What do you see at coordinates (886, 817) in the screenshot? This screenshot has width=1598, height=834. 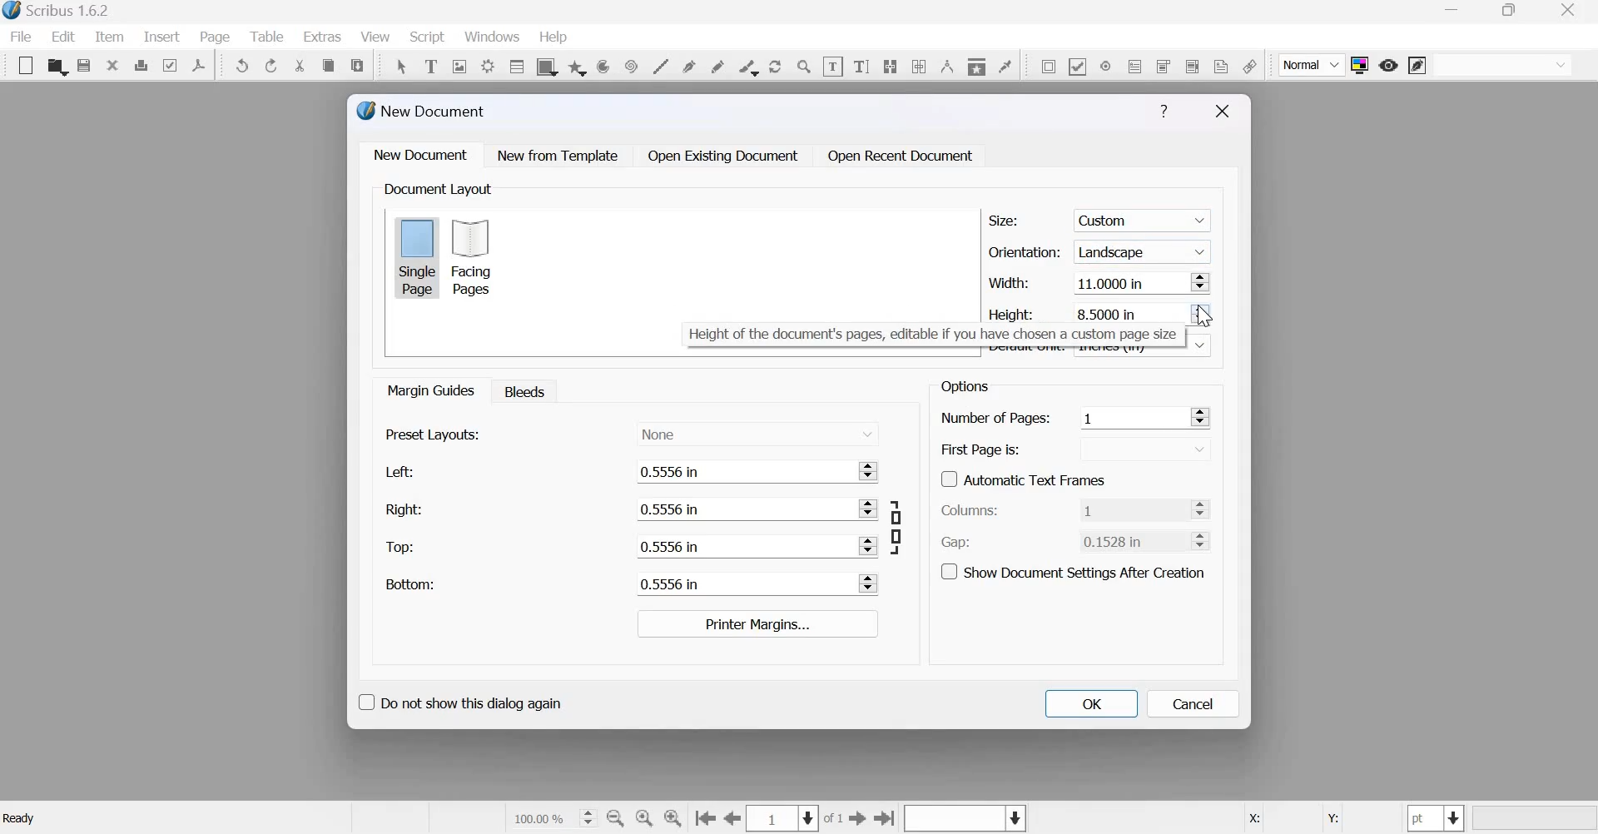 I see `Go to the last page` at bounding box center [886, 817].